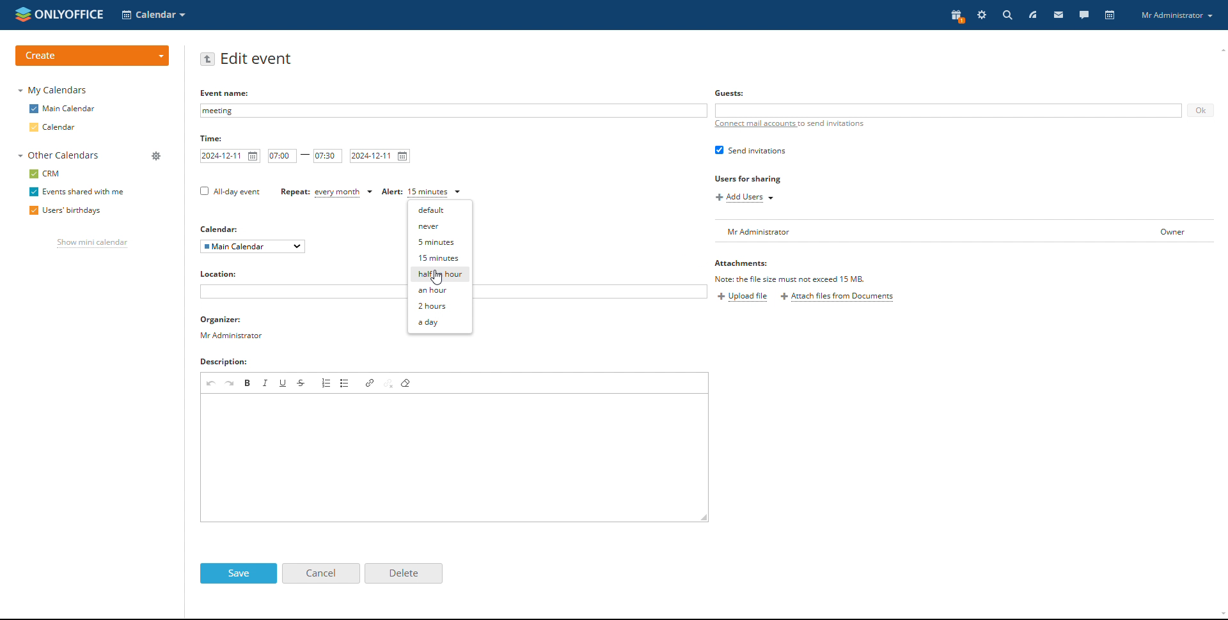 This screenshot has width=1228, height=620. Describe the element at coordinates (1033, 15) in the screenshot. I see `feed` at that location.